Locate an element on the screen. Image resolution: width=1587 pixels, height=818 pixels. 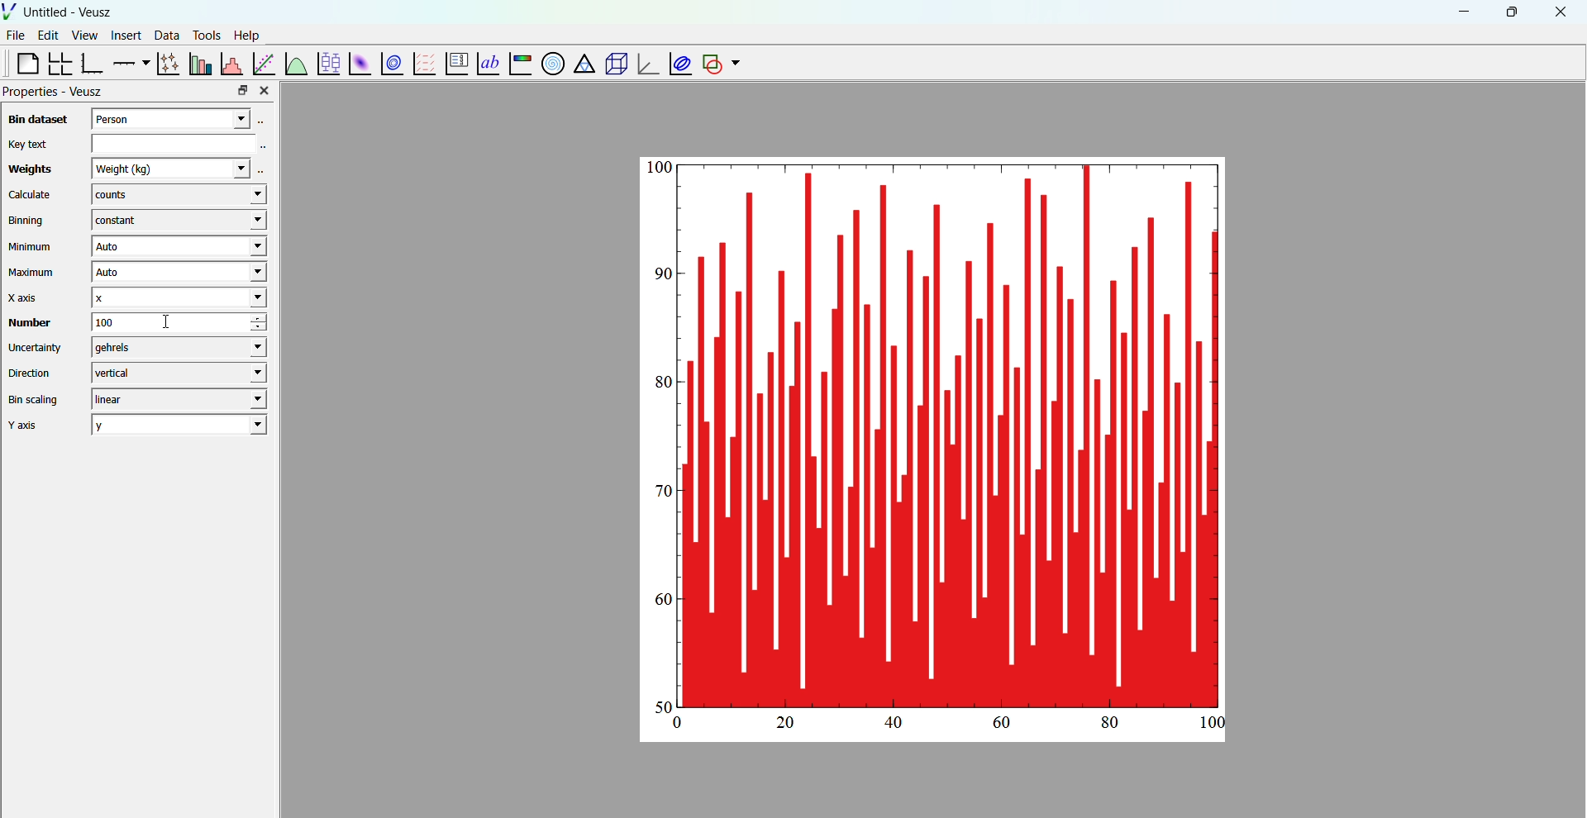
image color graph is located at coordinates (519, 65).